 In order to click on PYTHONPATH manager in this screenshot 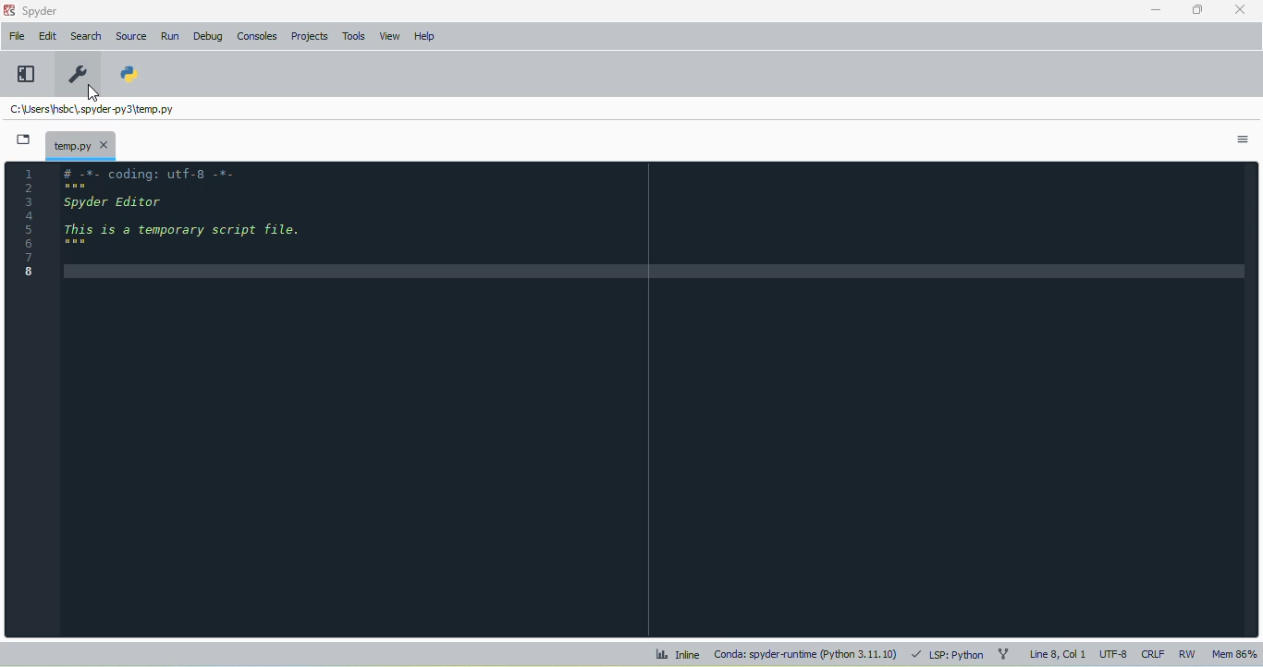, I will do `click(128, 73)`.